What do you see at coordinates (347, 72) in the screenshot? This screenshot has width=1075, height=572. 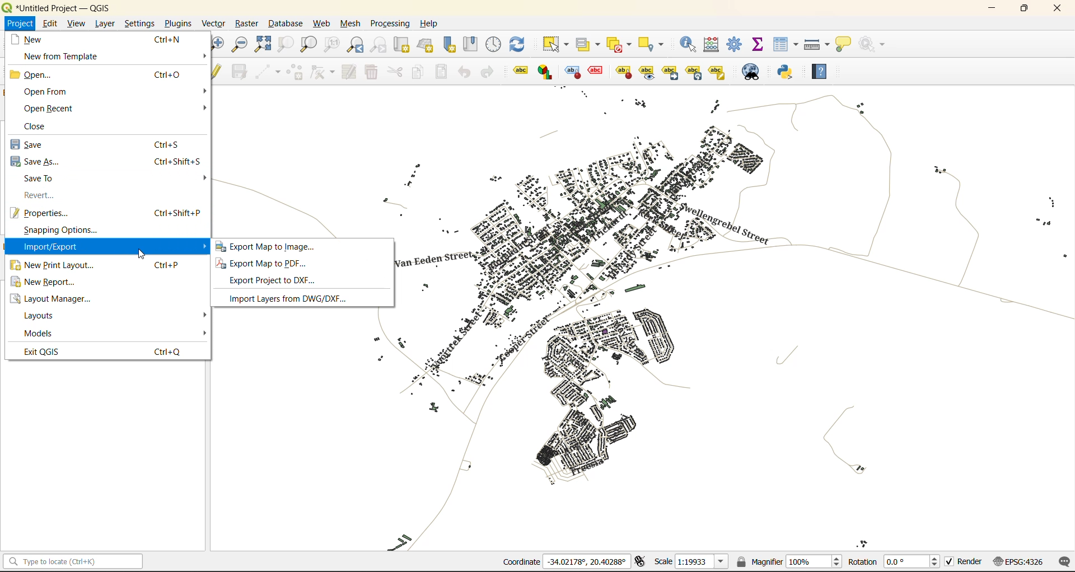 I see `modify` at bounding box center [347, 72].